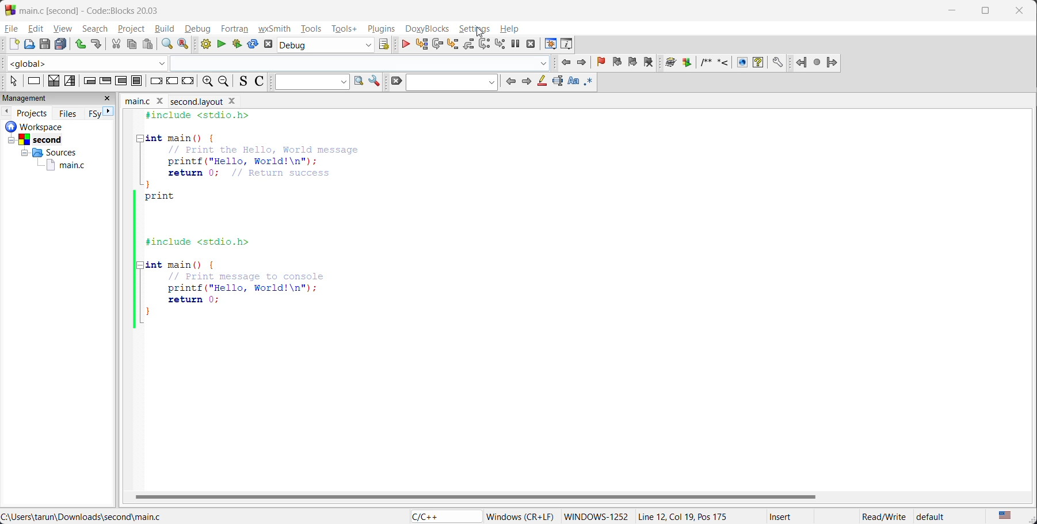  Describe the element at coordinates (951, 12) in the screenshot. I see `minimize` at that location.